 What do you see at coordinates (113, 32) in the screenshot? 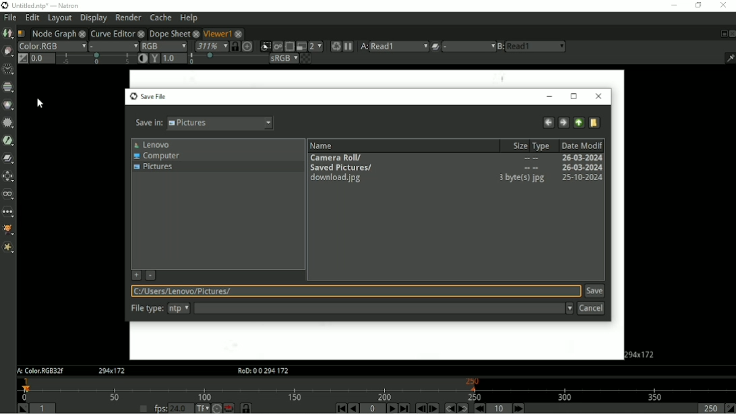
I see `Curve Editor` at bounding box center [113, 32].